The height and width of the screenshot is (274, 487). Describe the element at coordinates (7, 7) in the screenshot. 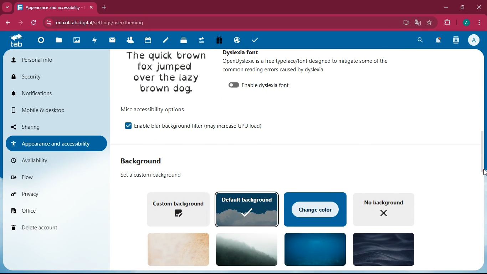

I see `more` at that location.